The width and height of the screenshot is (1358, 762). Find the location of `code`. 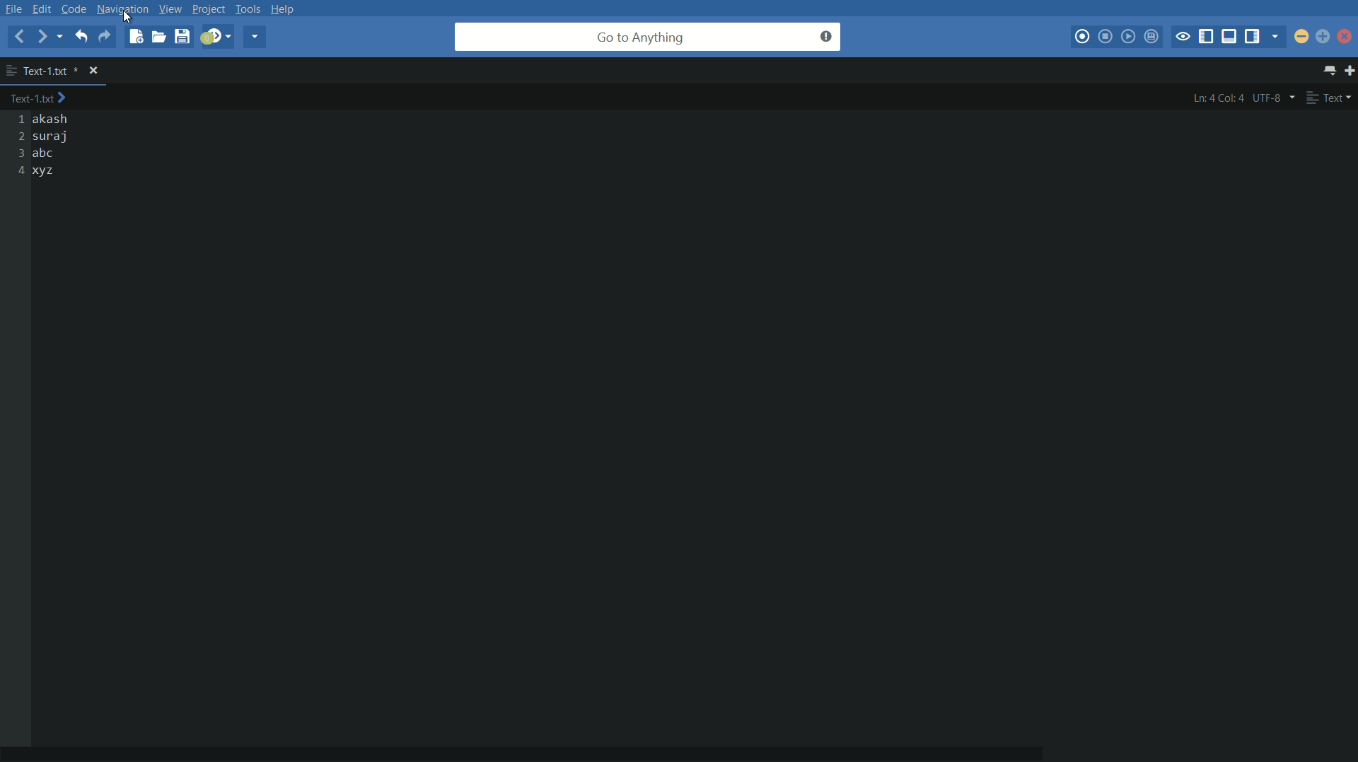

code is located at coordinates (74, 8).